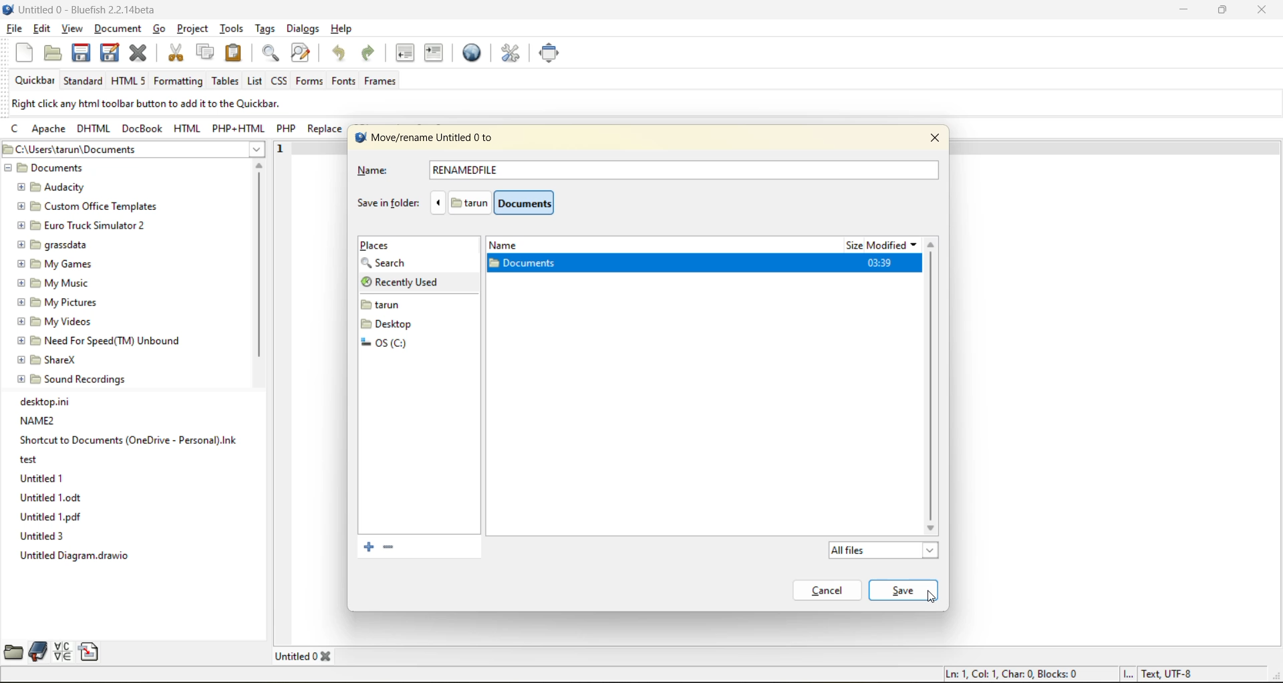 The image size is (1283, 683). What do you see at coordinates (879, 263) in the screenshot?
I see `modified date and time` at bounding box center [879, 263].